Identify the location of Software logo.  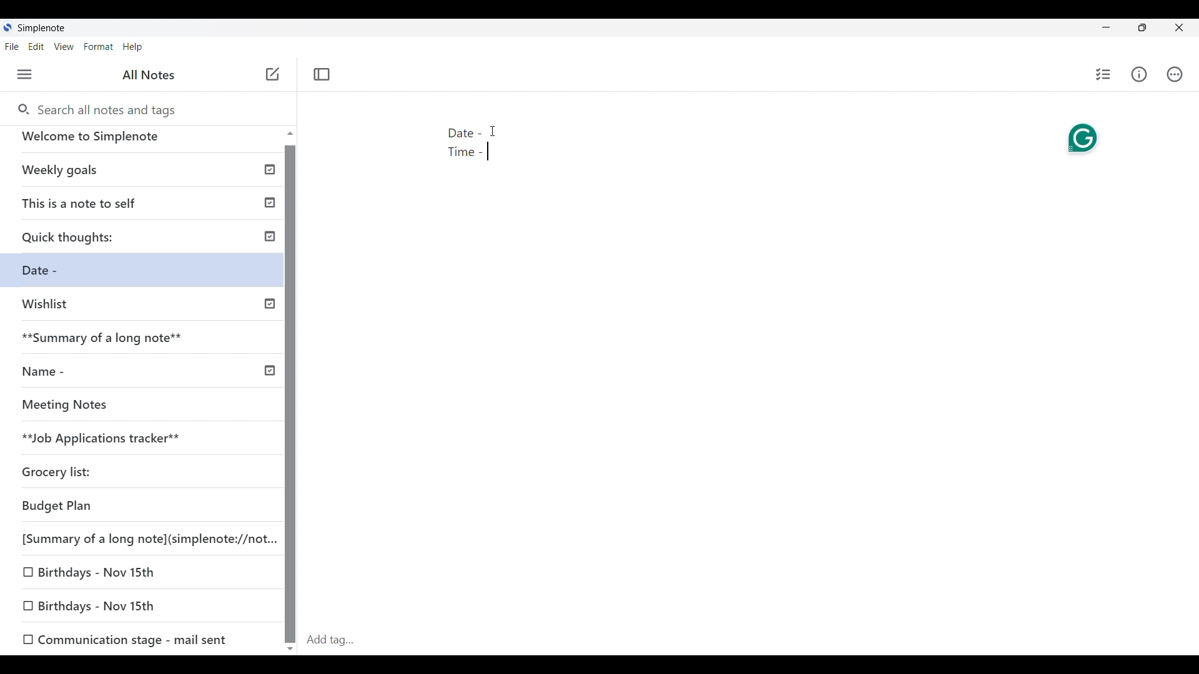
(7, 27).